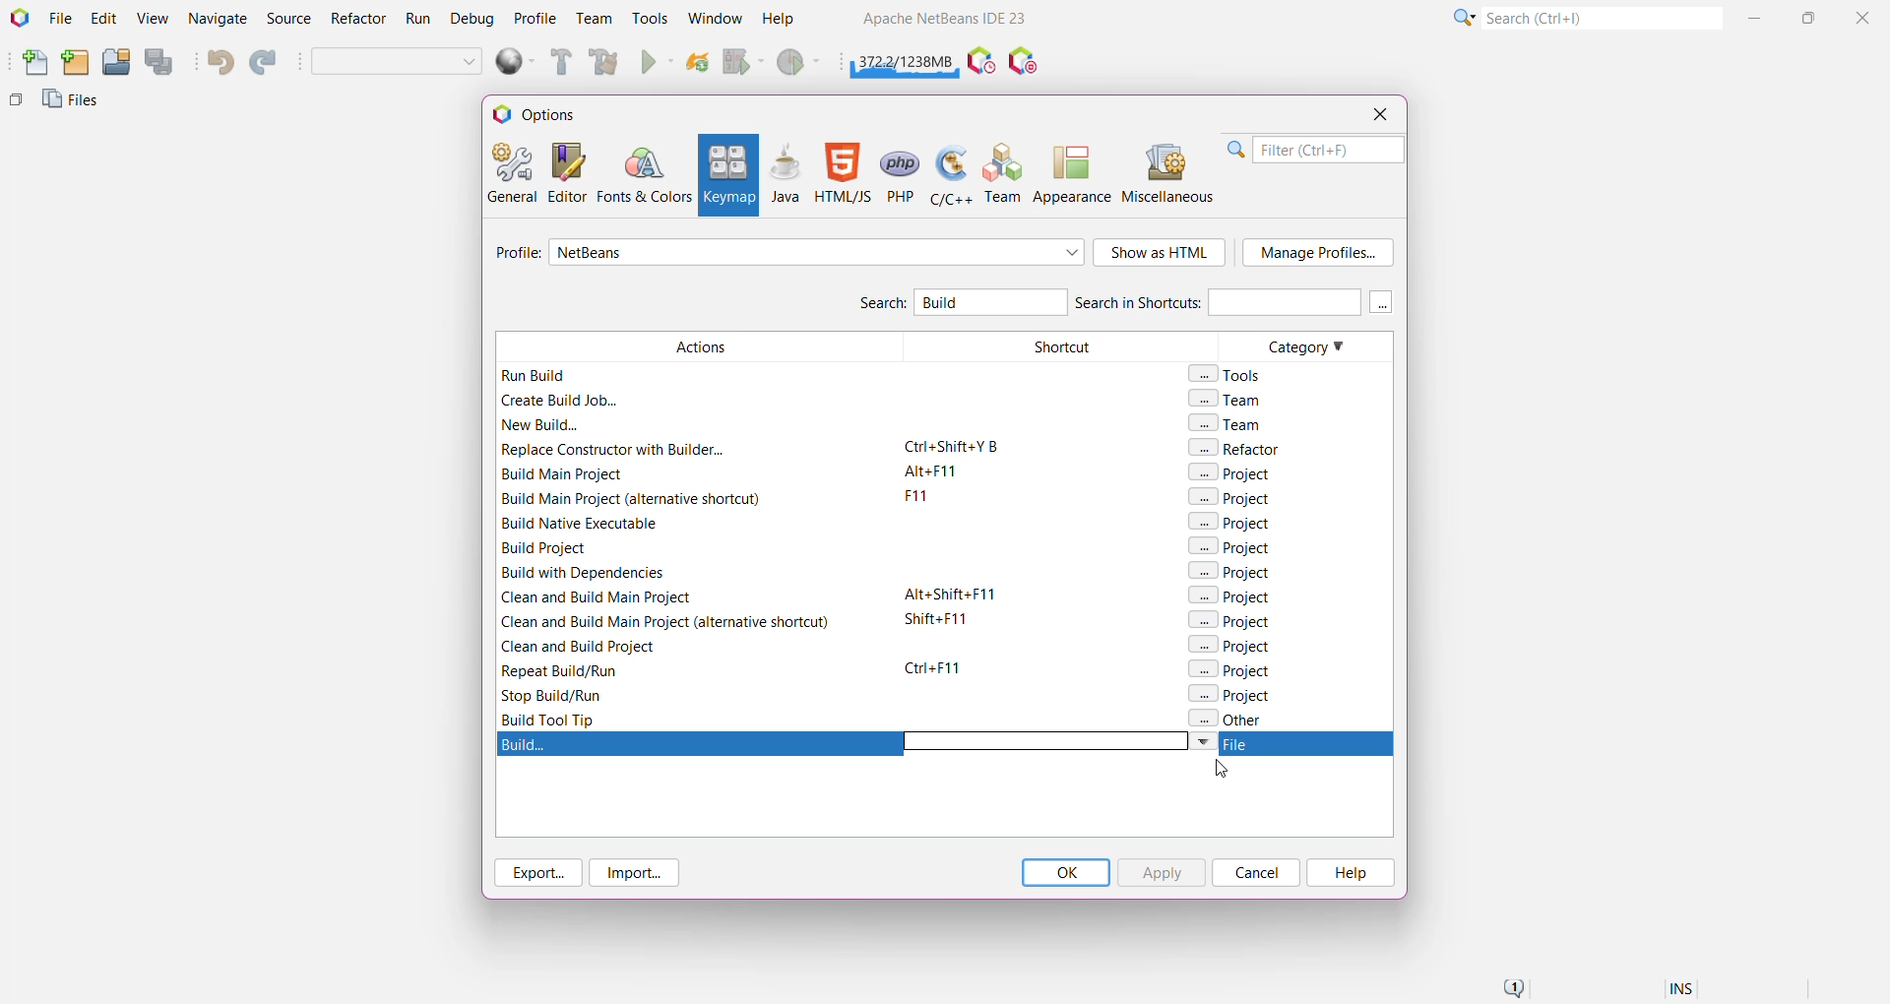 The width and height of the screenshot is (1890, 1004). I want to click on Profile, so click(515, 255).